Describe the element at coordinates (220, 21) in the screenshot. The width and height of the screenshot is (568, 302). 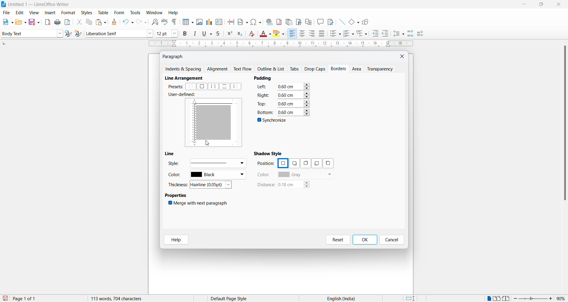
I see `insert text` at that location.